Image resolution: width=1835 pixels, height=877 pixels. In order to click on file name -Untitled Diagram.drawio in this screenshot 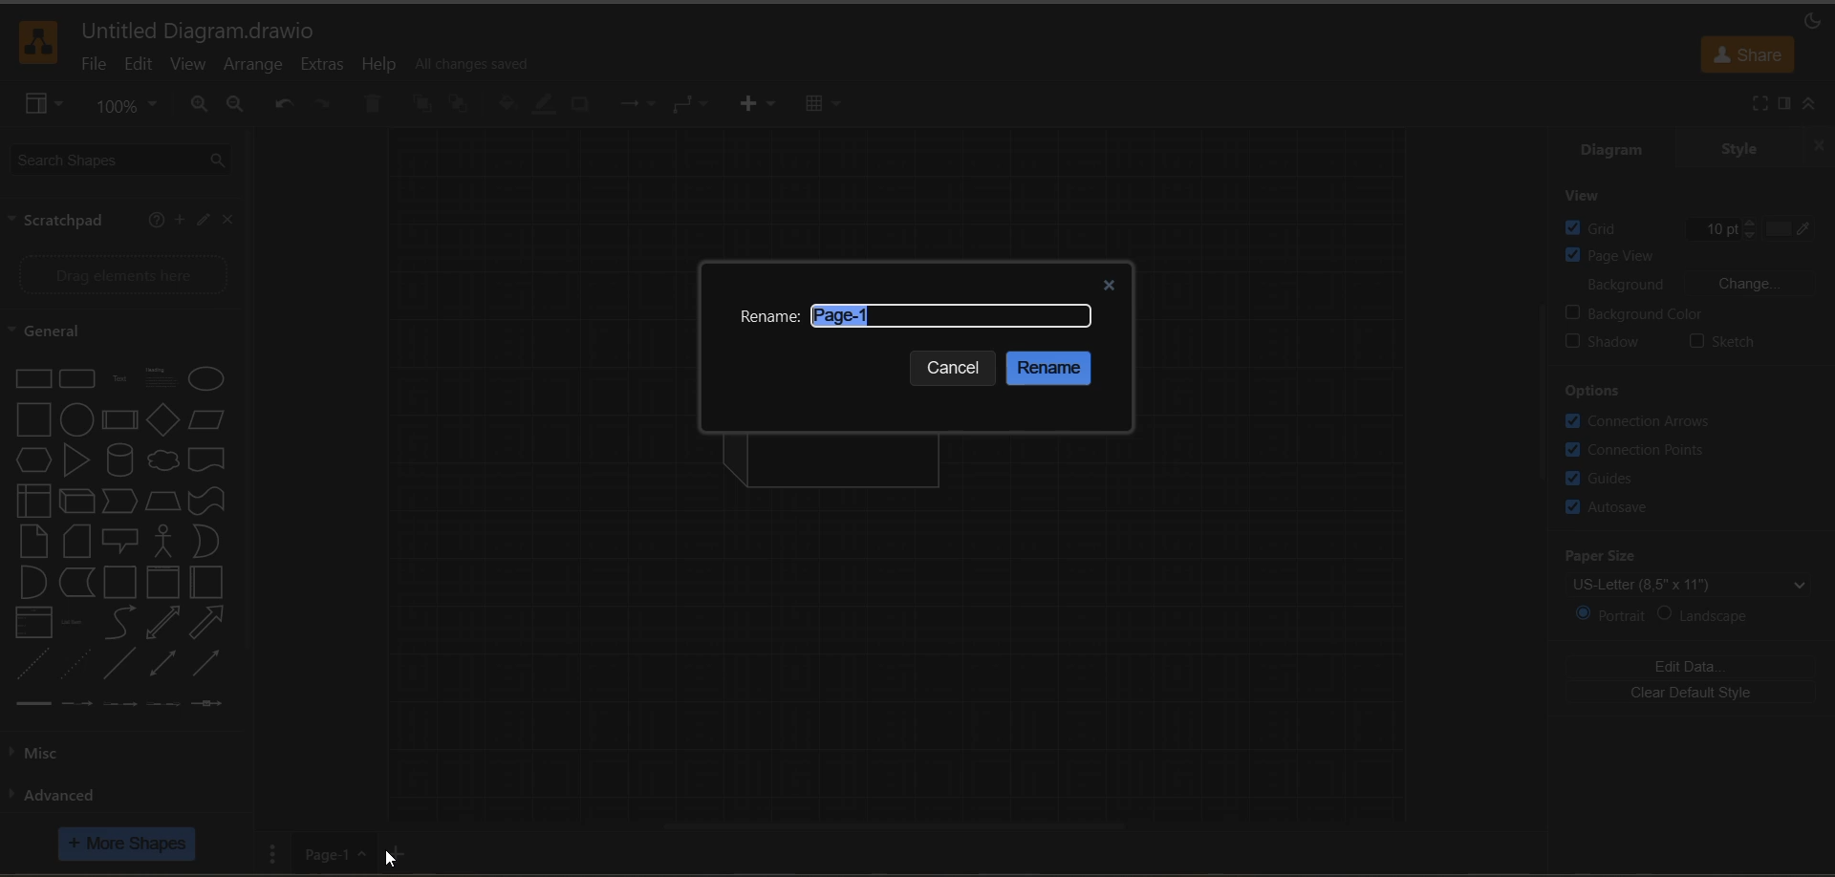, I will do `click(205, 31)`.